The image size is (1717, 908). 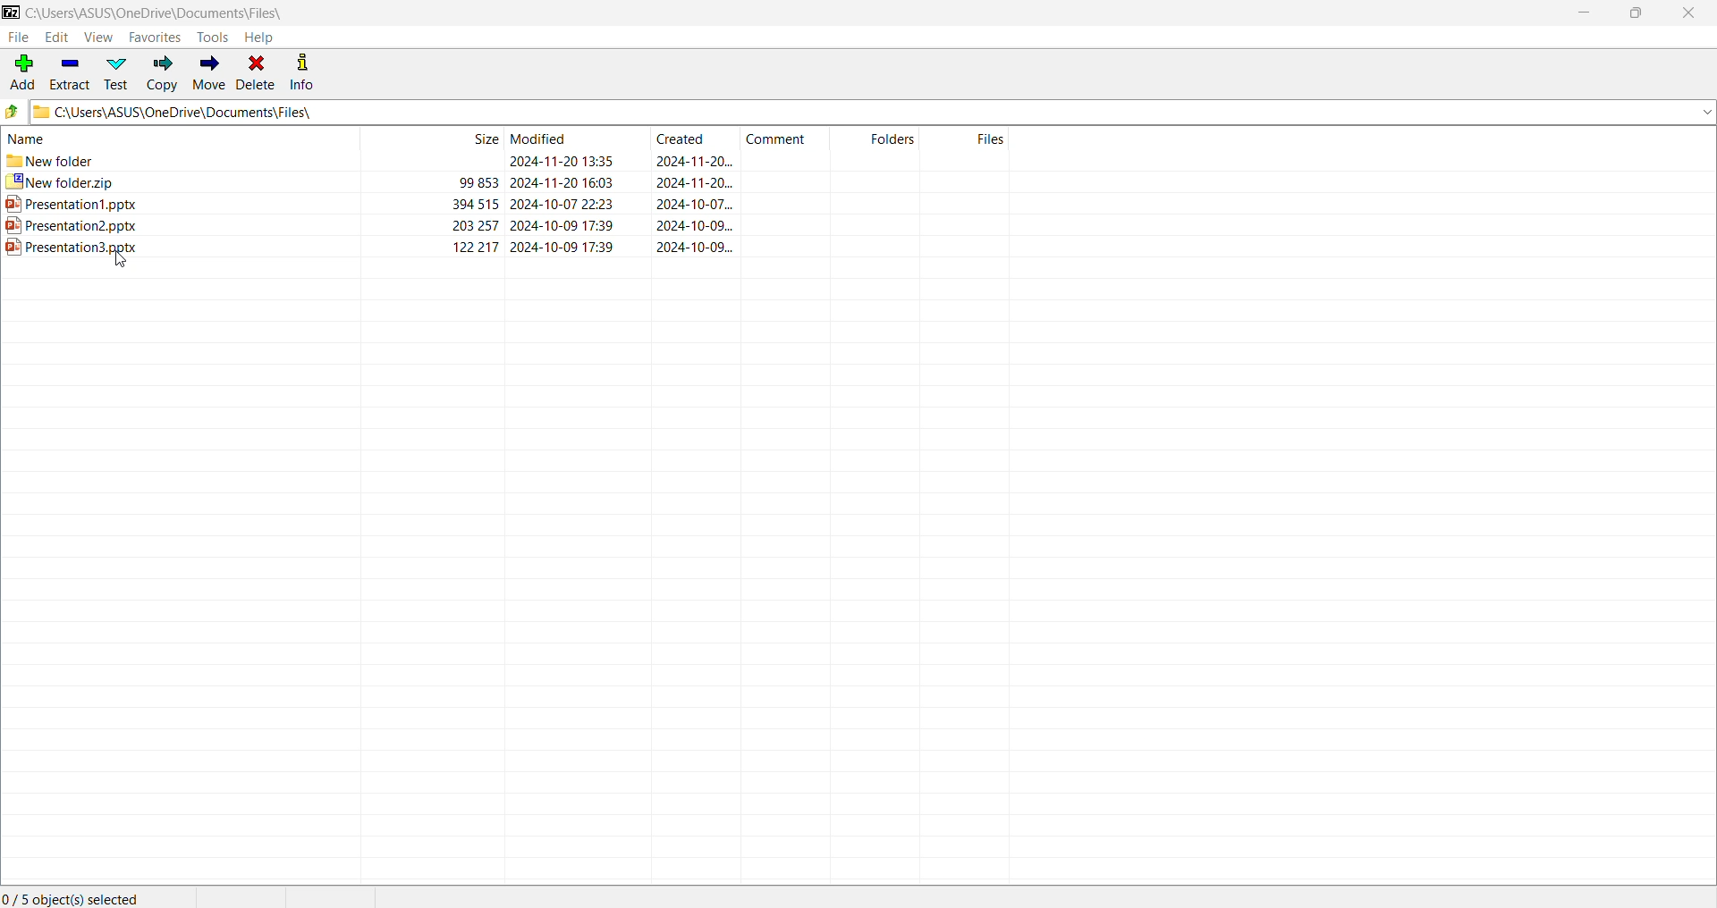 I want to click on Files, so click(x=969, y=139).